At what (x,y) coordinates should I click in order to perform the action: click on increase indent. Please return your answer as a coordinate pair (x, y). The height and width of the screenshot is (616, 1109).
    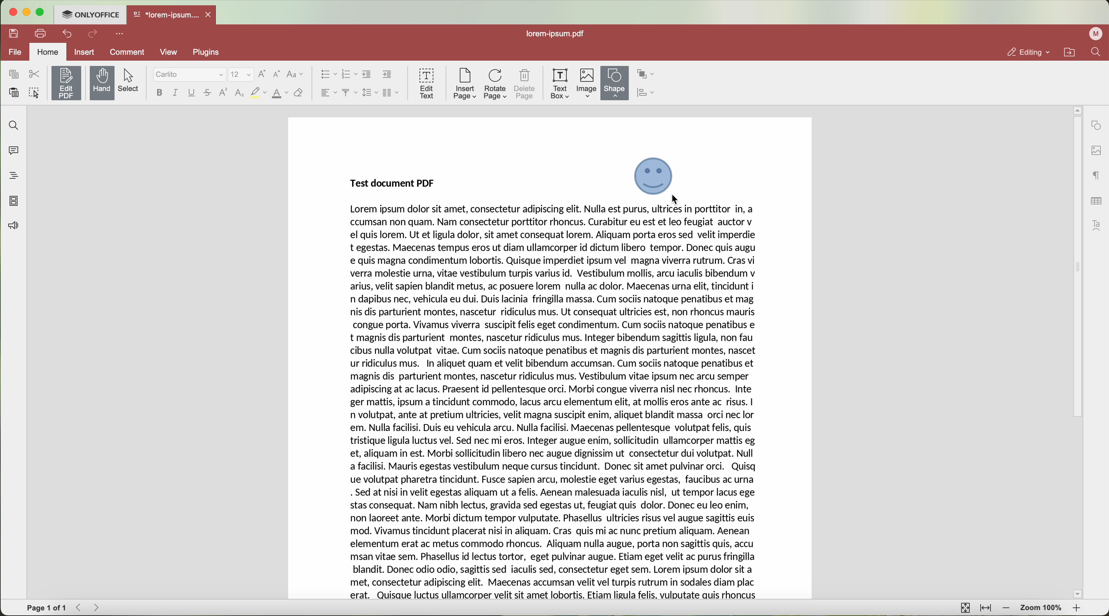
    Looking at the image, I should click on (387, 75).